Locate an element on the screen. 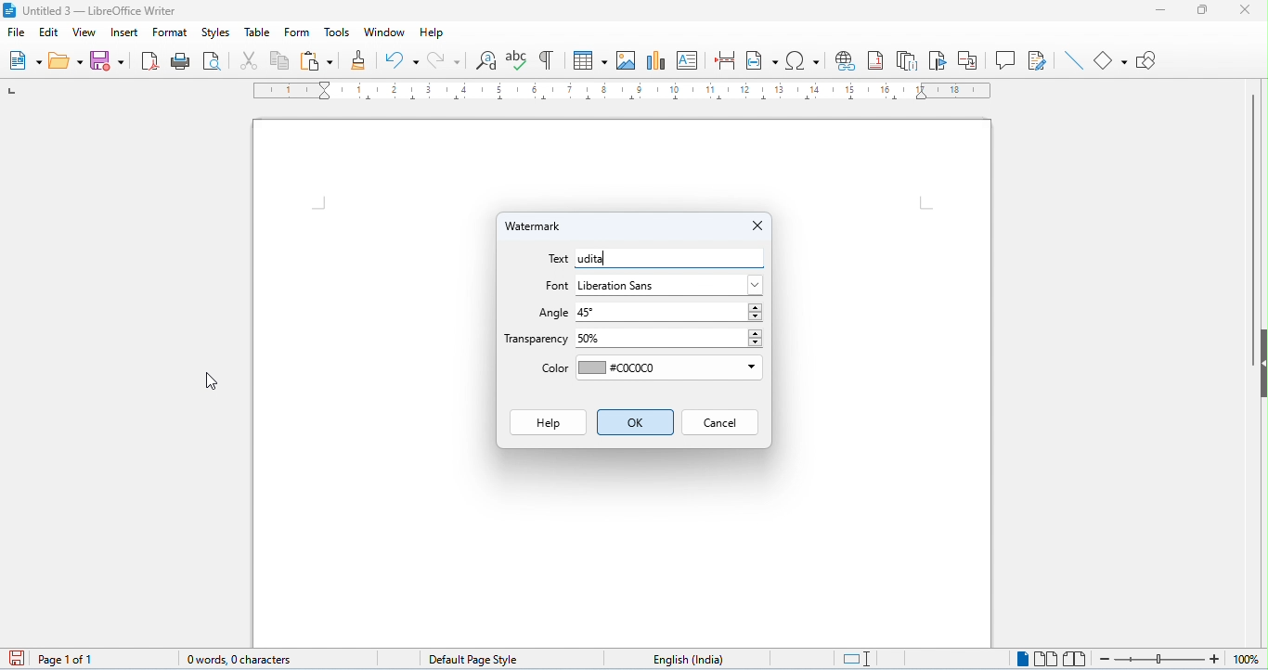 The image size is (1268, 670). maximize is located at coordinates (1197, 10).